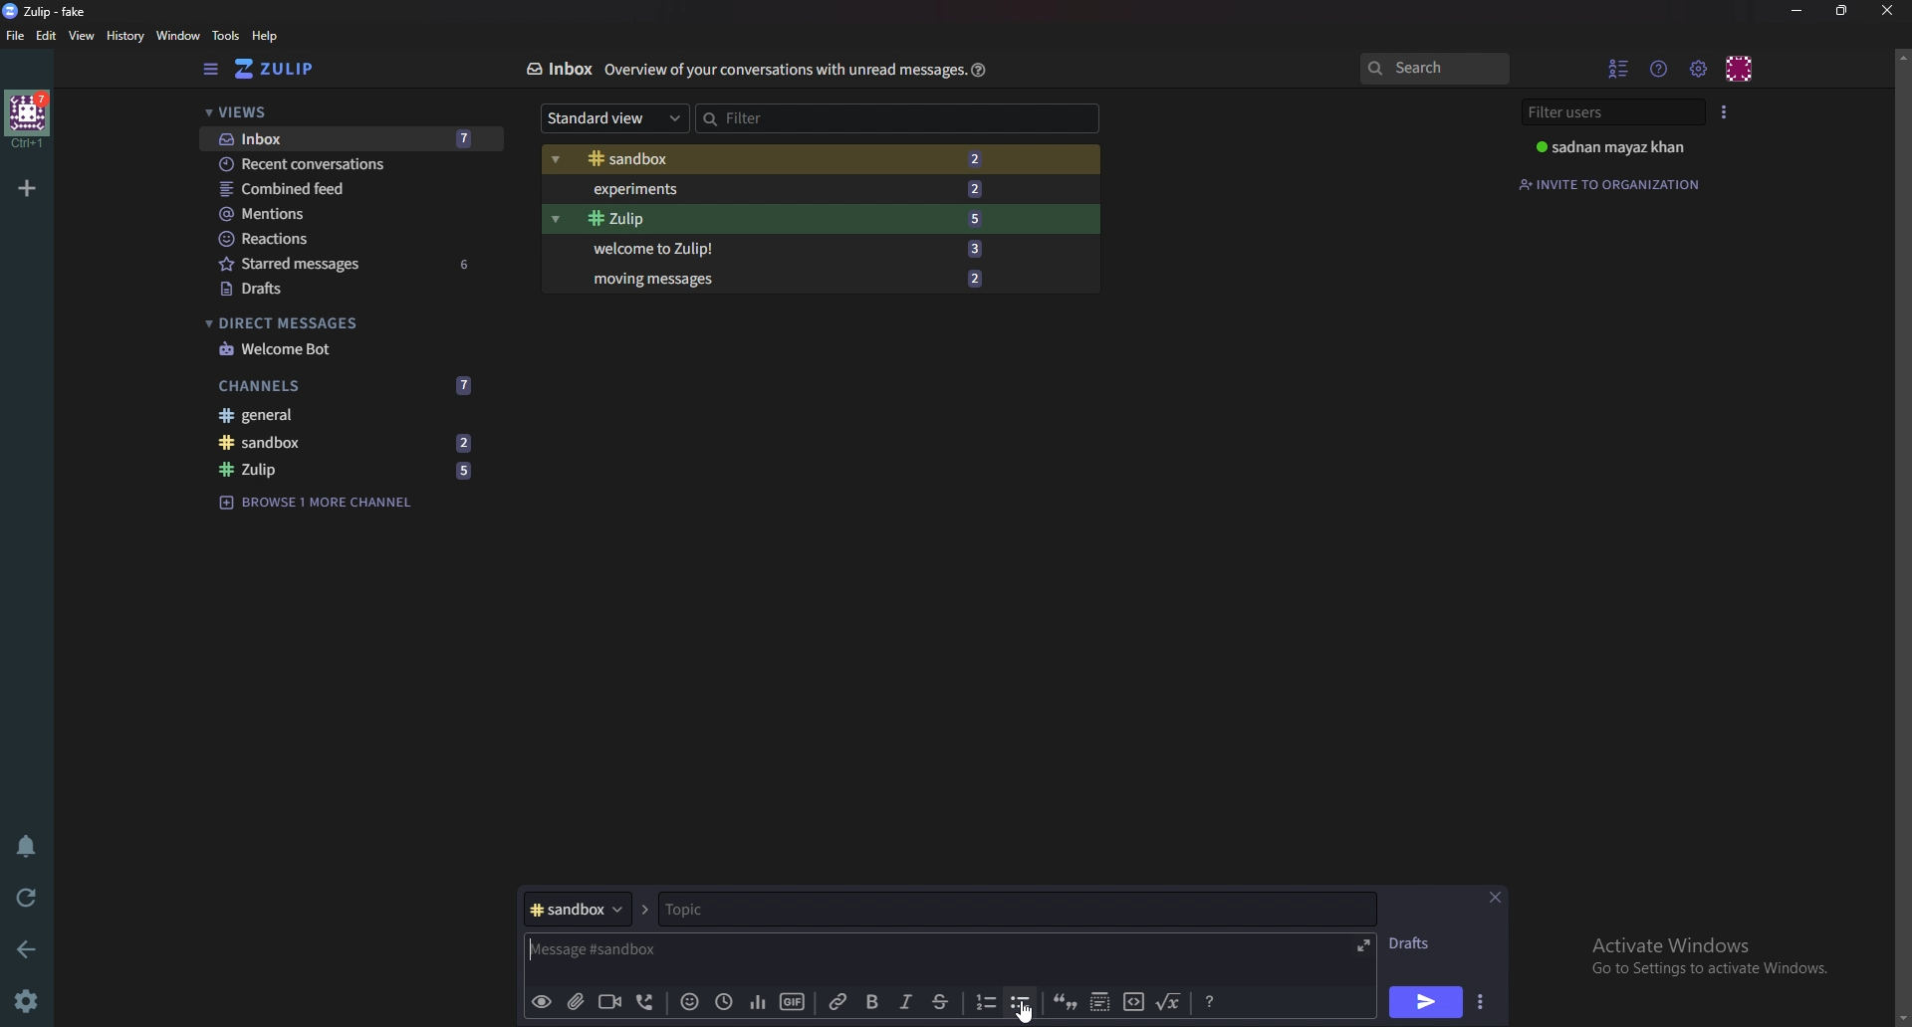 Image resolution: width=1912 pixels, height=1027 pixels. I want to click on Filter users, so click(1616, 112).